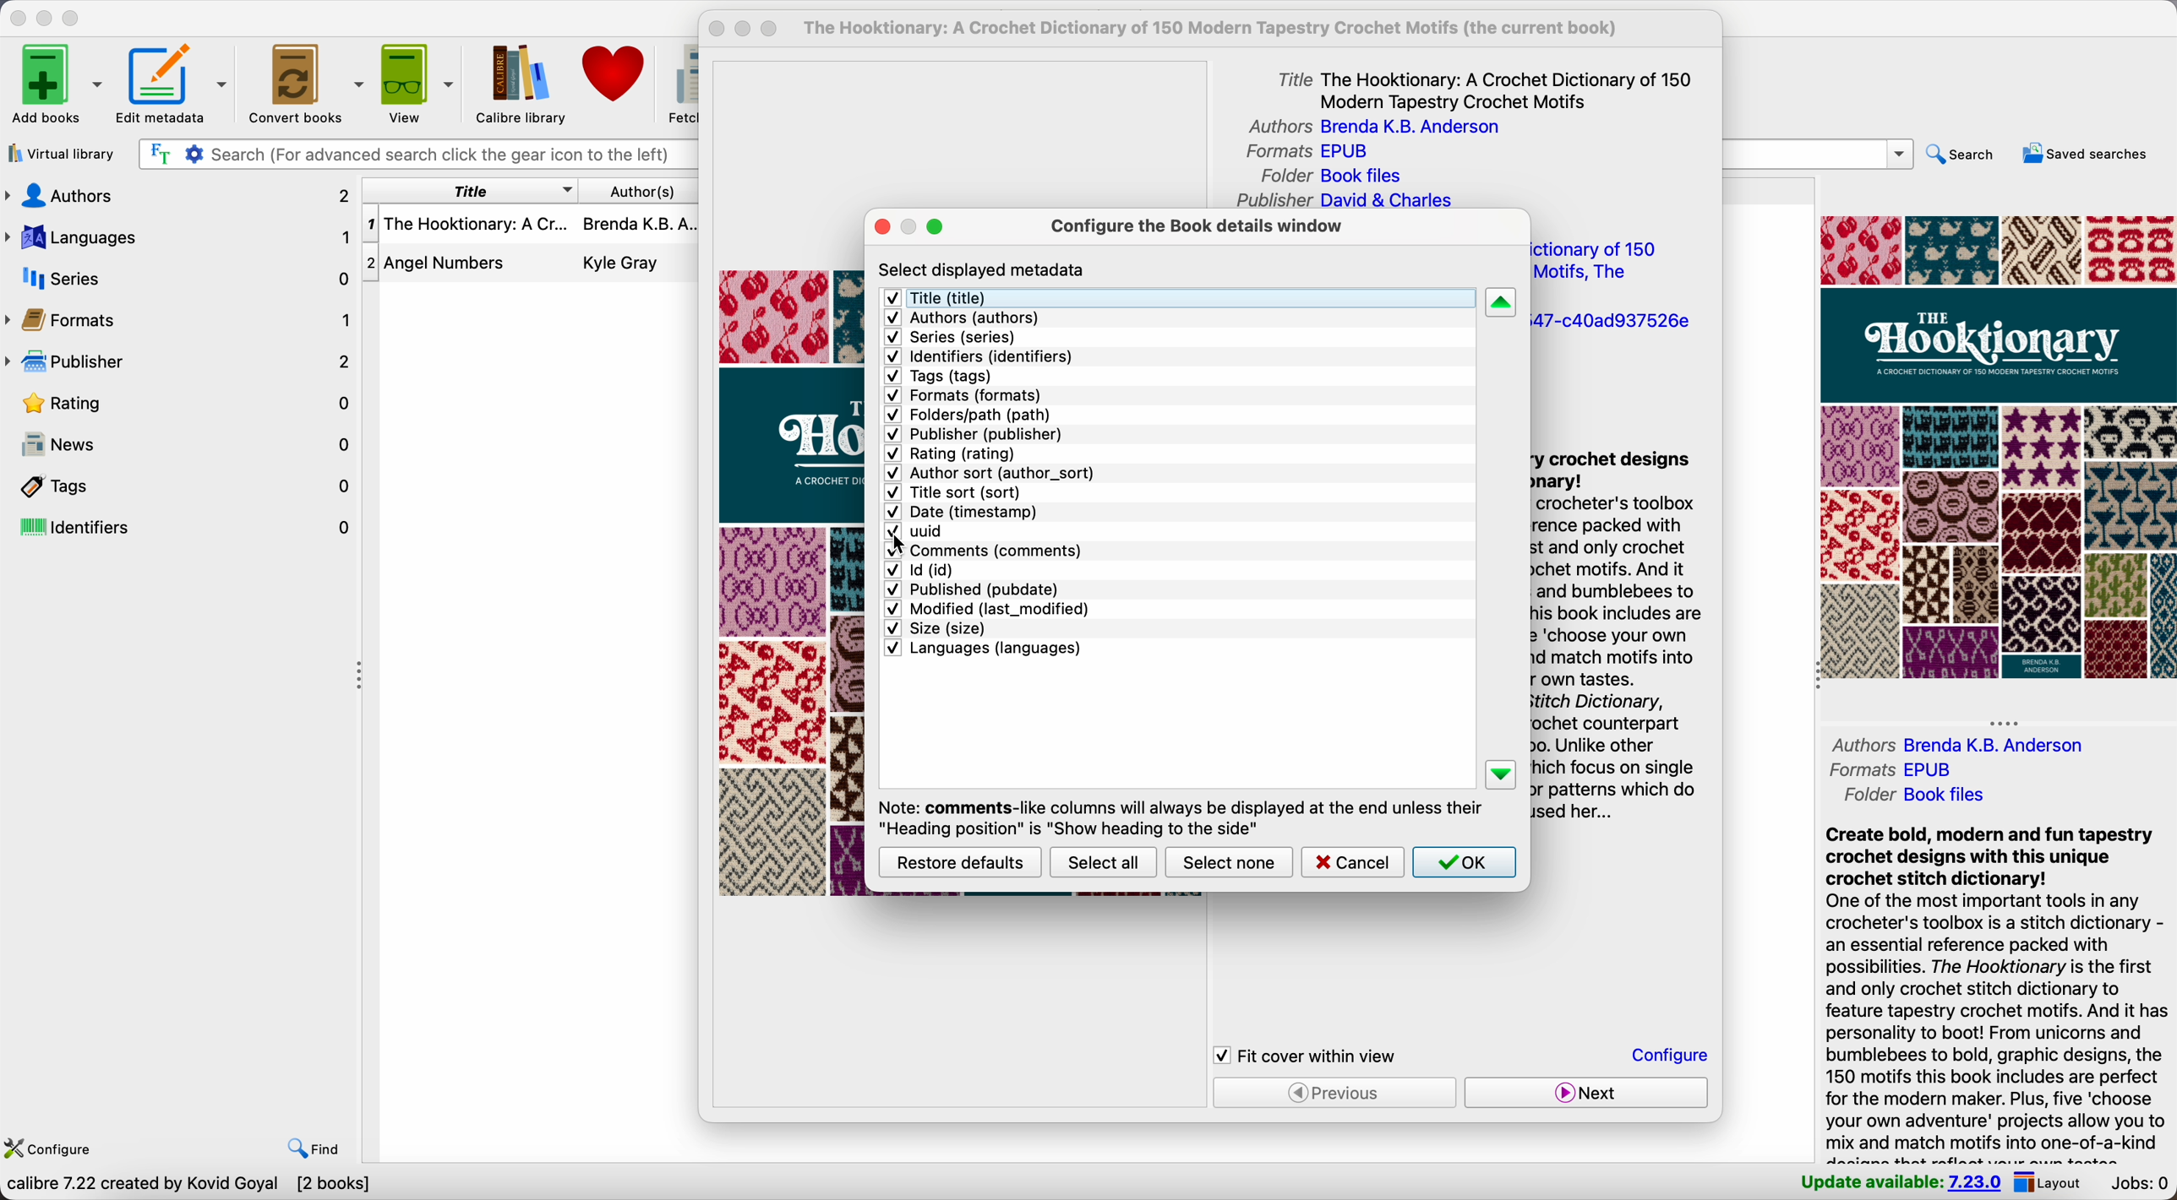 The height and width of the screenshot is (1200, 2177). Describe the element at coordinates (983, 649) in the screenshot. I see `languages` at that location.